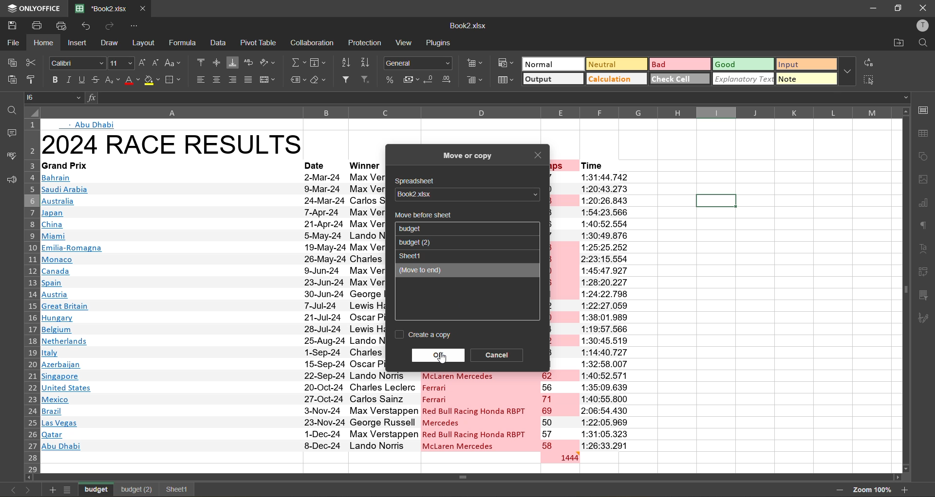 This screenshot has height=497, width=935. Describe the element at coordinates (926, 133) in the screenshot. I see `table` at that location.